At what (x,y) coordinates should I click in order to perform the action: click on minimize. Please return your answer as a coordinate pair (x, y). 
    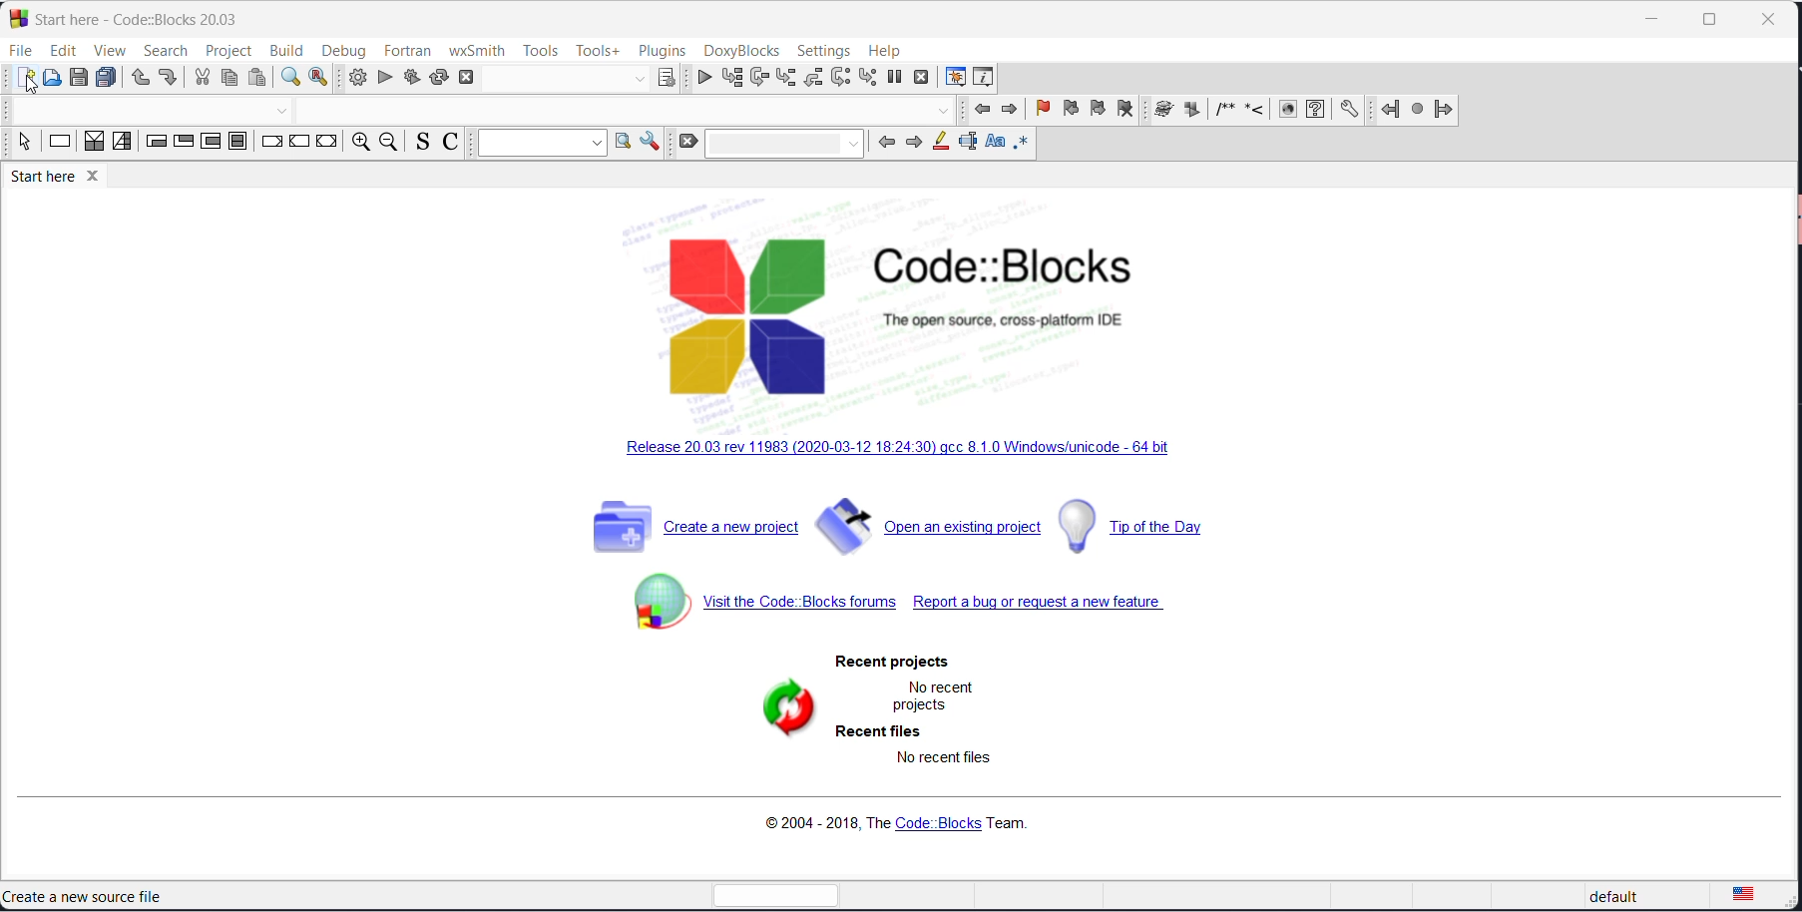
    Looking at the image, I should click on (1654, 22).